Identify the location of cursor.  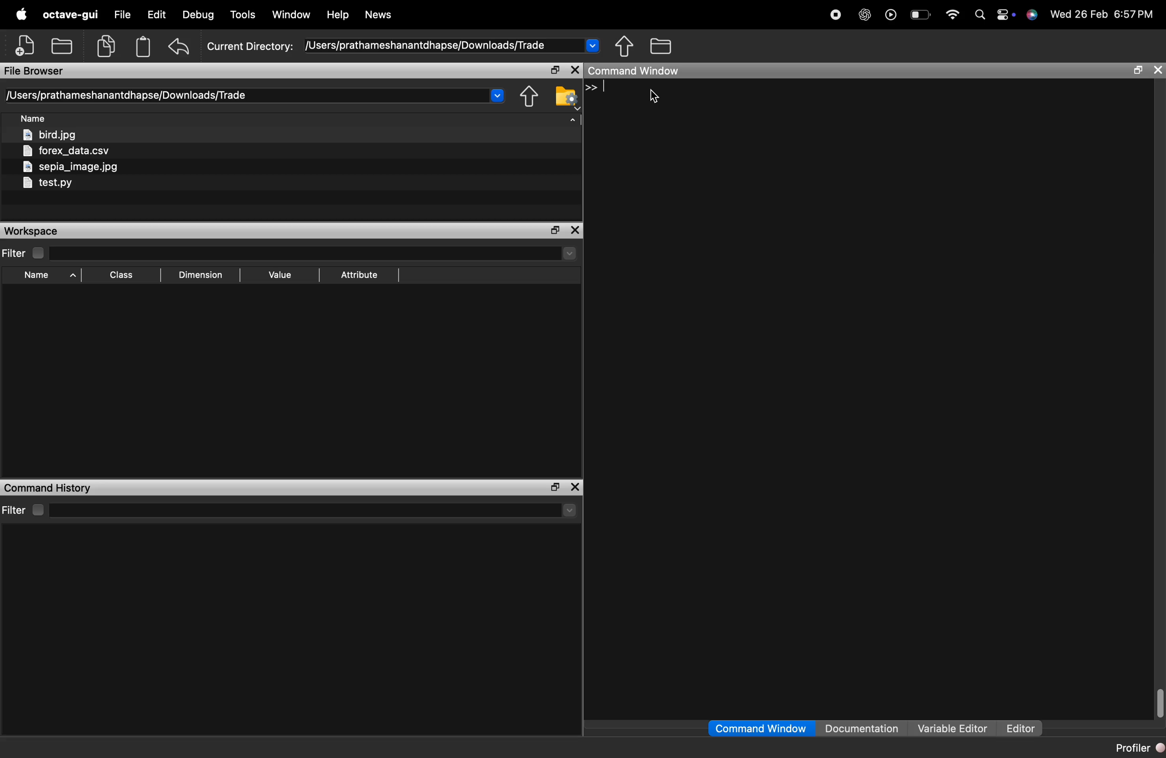
(652, 96).